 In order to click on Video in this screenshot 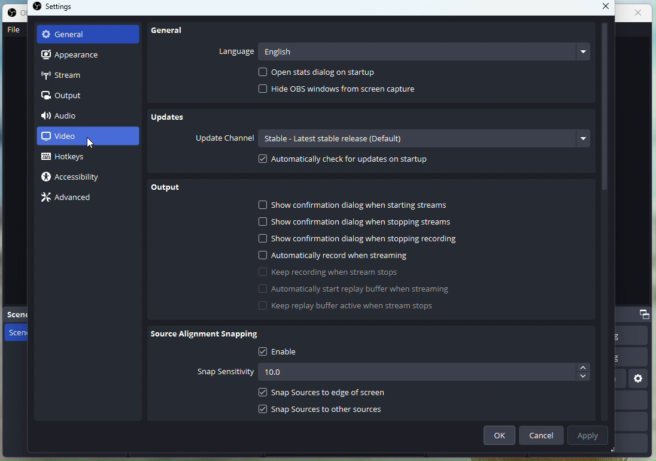, I will do `click(87, 138)`.